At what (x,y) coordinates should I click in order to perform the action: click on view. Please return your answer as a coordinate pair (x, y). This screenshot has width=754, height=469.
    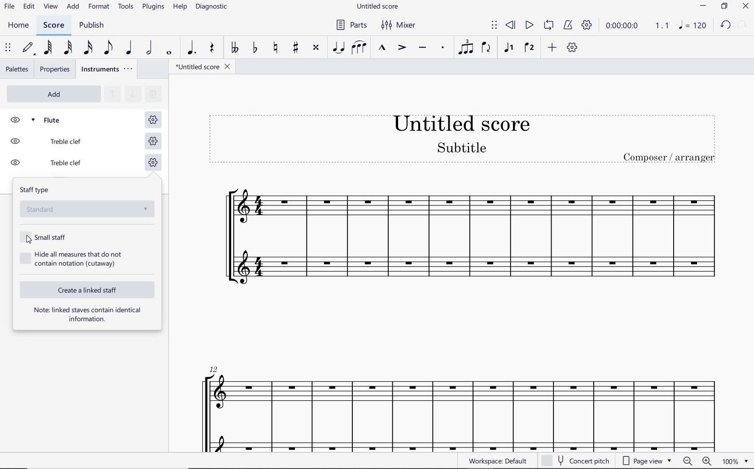
    Looking at the image, I should click on (52, 7).